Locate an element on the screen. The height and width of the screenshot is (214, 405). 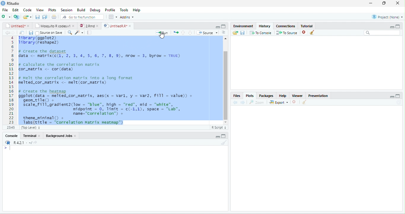
console is located at coordinates (10, 136).